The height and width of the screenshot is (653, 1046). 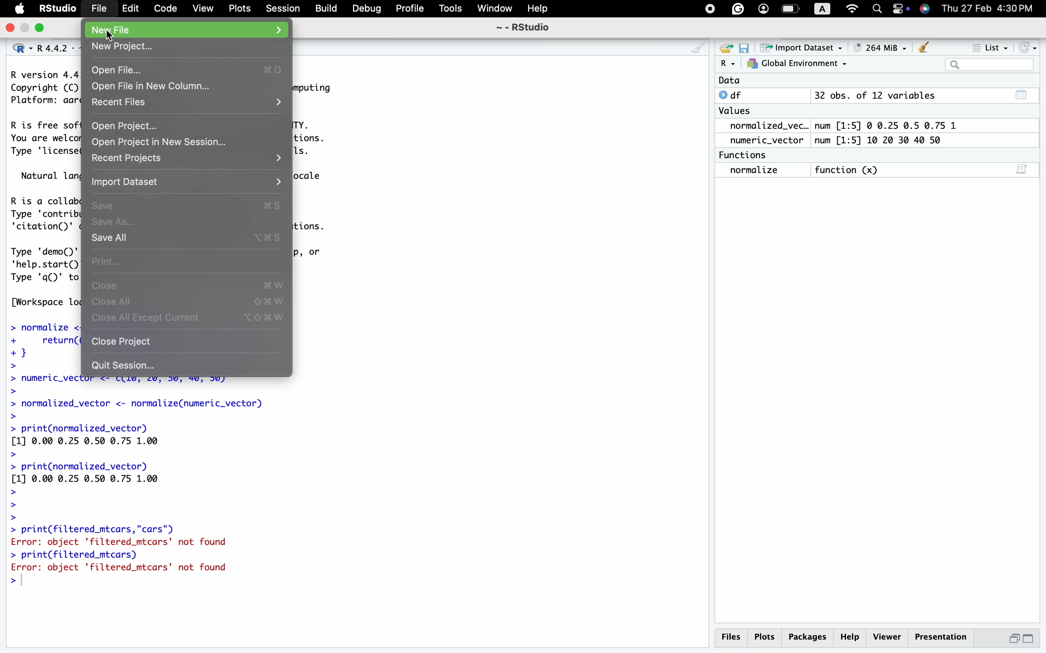 I want to click on print(filtered_mtcars), so click(x=80, y=555).